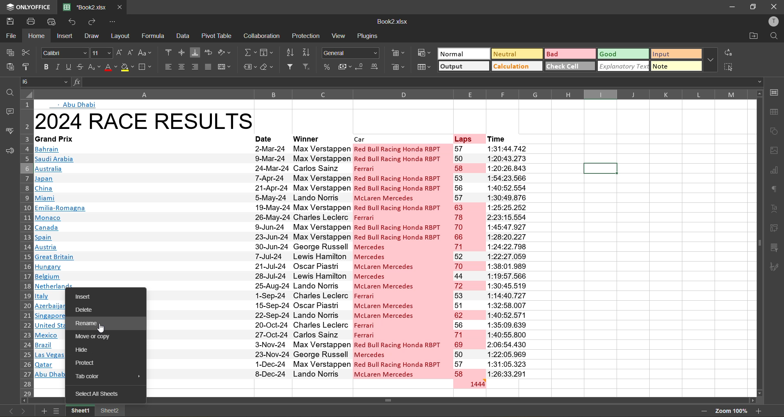 The image size is (784, 417). Describe the element at coordinates (402, 260) in the screenshot. I see `car name` at that location.